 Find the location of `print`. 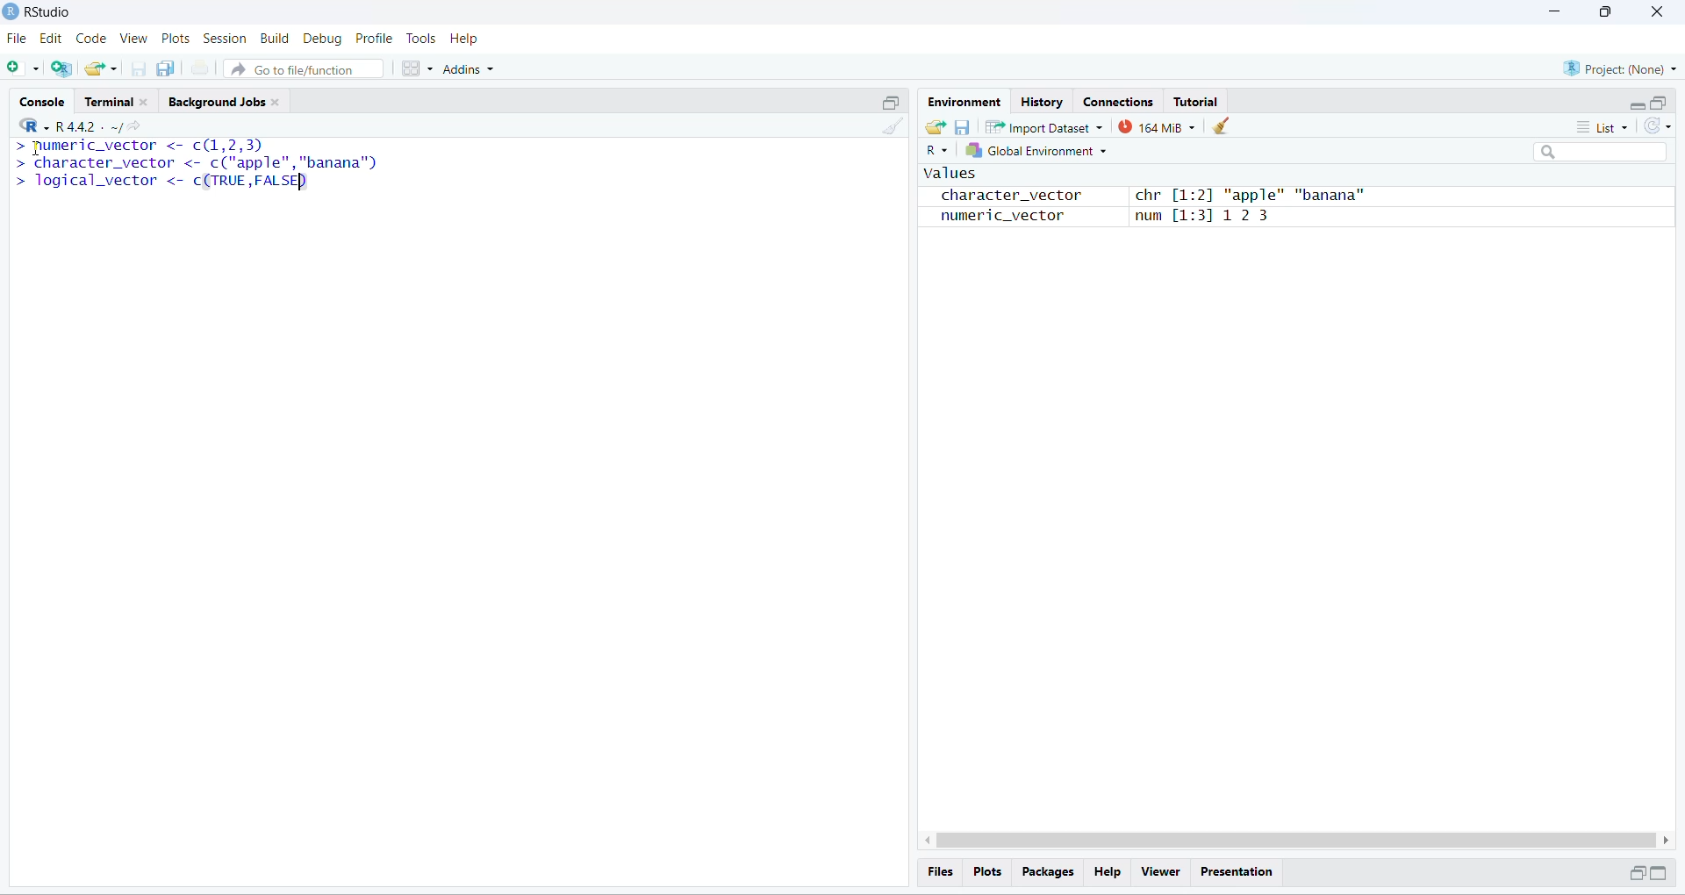

print is located at coordinates (200, 68).